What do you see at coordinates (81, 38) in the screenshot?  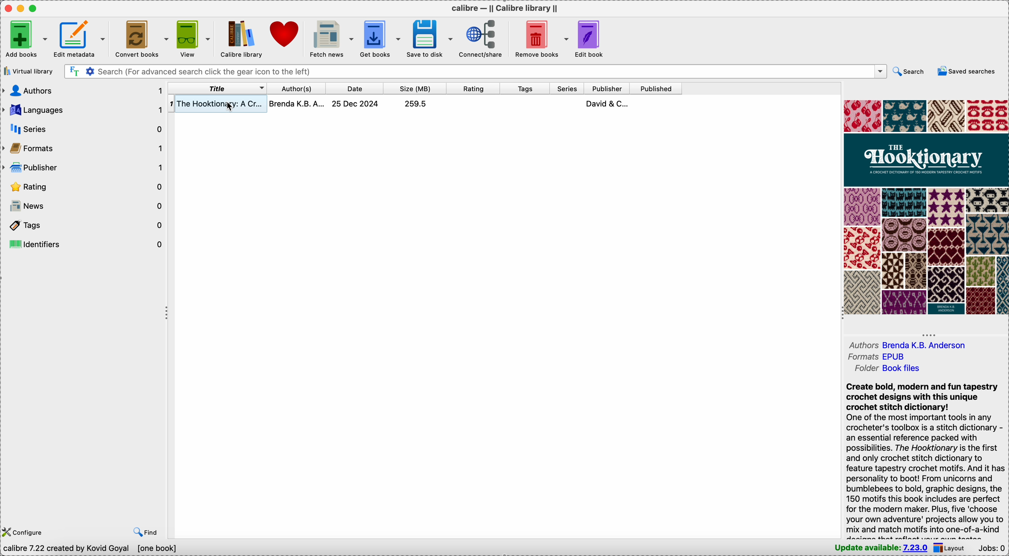 I see `edit metadata` at bounding box center [81, 38].